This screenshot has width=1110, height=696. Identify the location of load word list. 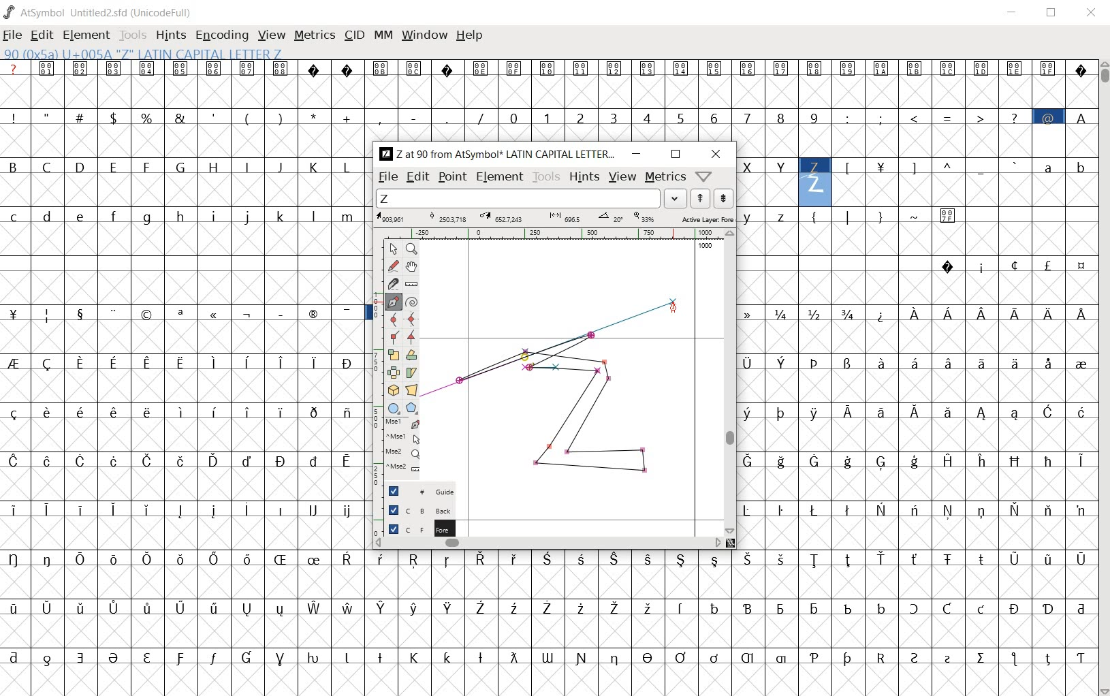
(533, 198).